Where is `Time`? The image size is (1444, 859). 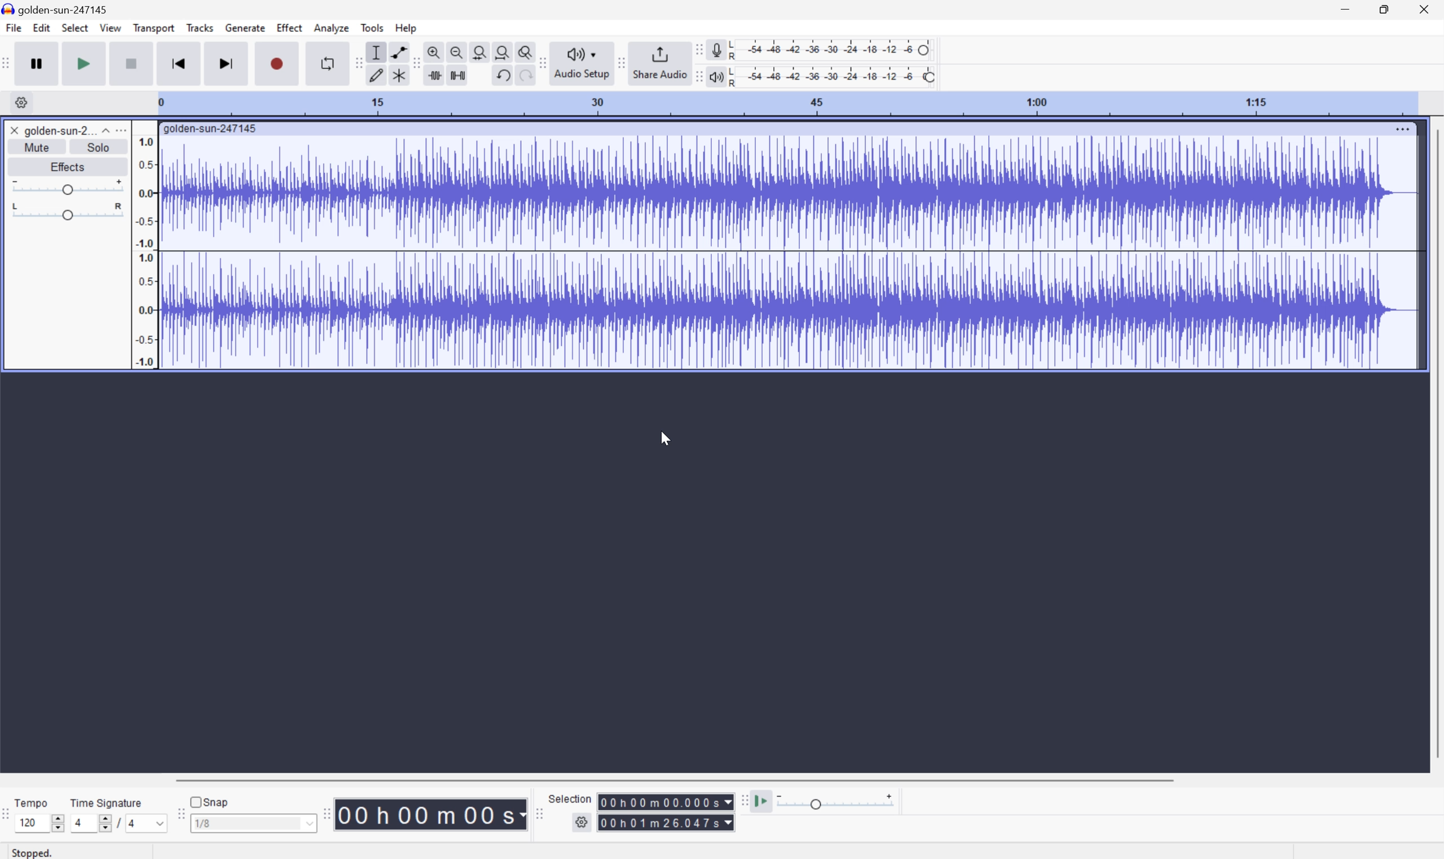 Time is located at coordinates (432, 813).